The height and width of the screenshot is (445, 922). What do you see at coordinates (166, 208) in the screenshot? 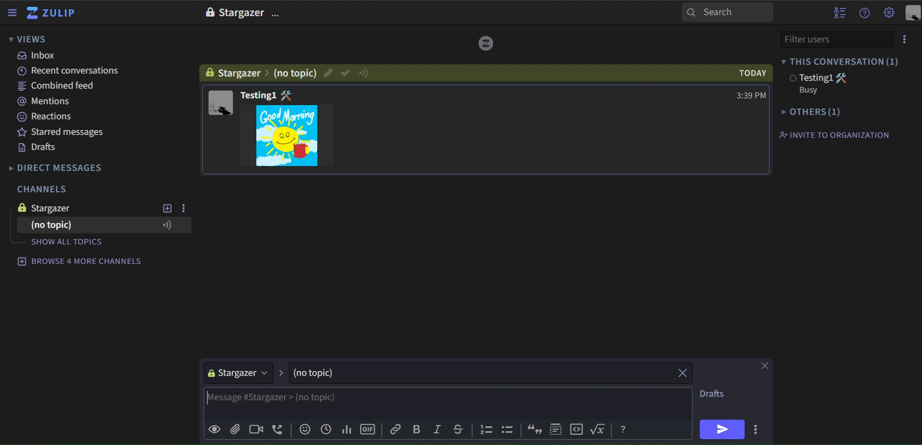
I see `new topic` at bounding box center [166, 208].